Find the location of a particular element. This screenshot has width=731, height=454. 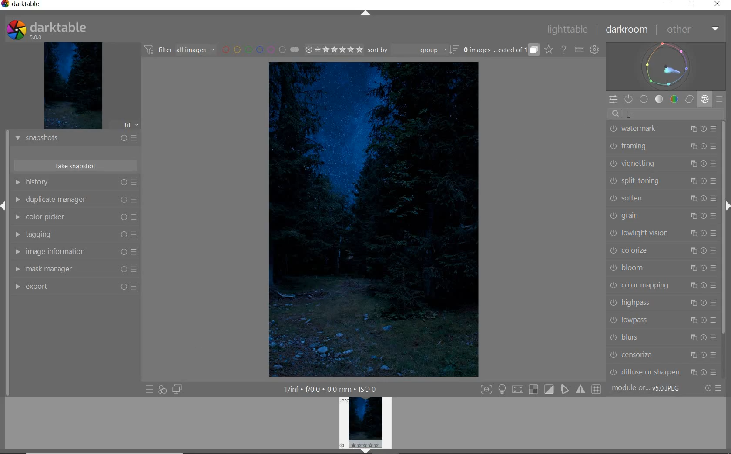

COLOR PICKER is located at coordinates (75, 218).